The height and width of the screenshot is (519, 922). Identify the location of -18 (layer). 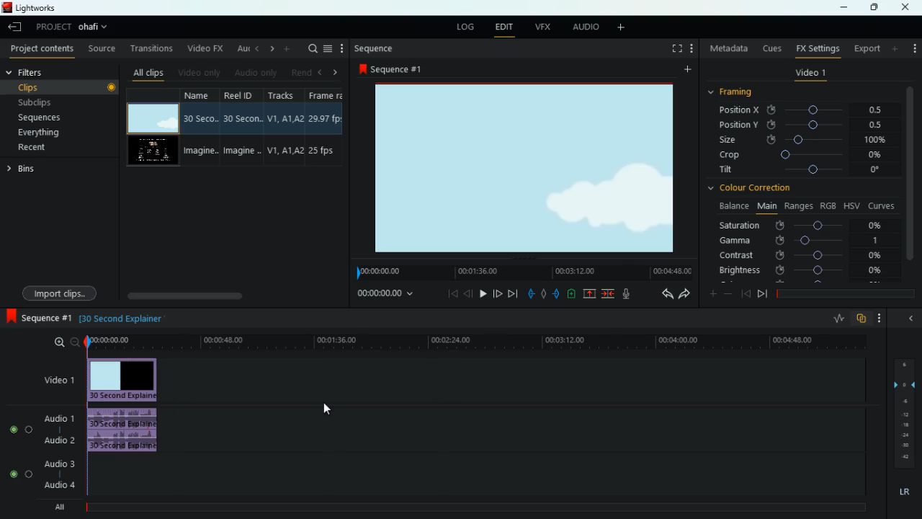
(905, 425).